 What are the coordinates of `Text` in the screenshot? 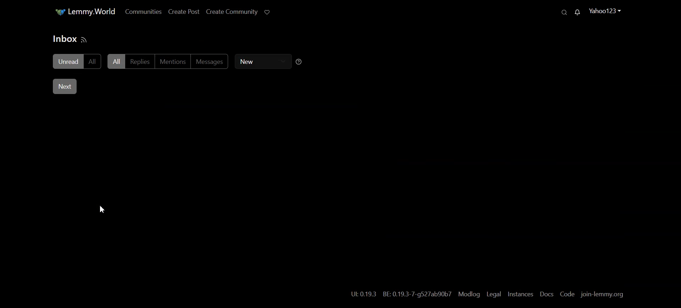 It's located at (64, 38).